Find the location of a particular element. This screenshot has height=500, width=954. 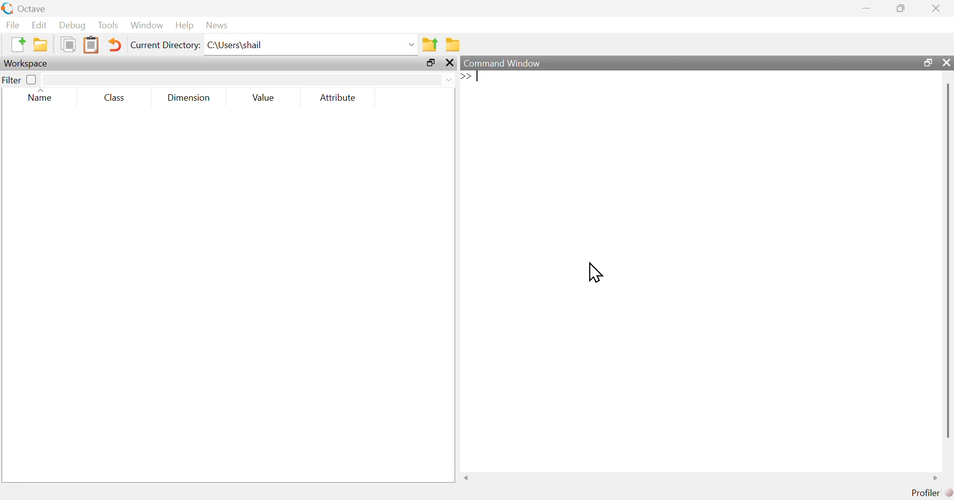

Current Directory: is located at coordinates (164, 45).